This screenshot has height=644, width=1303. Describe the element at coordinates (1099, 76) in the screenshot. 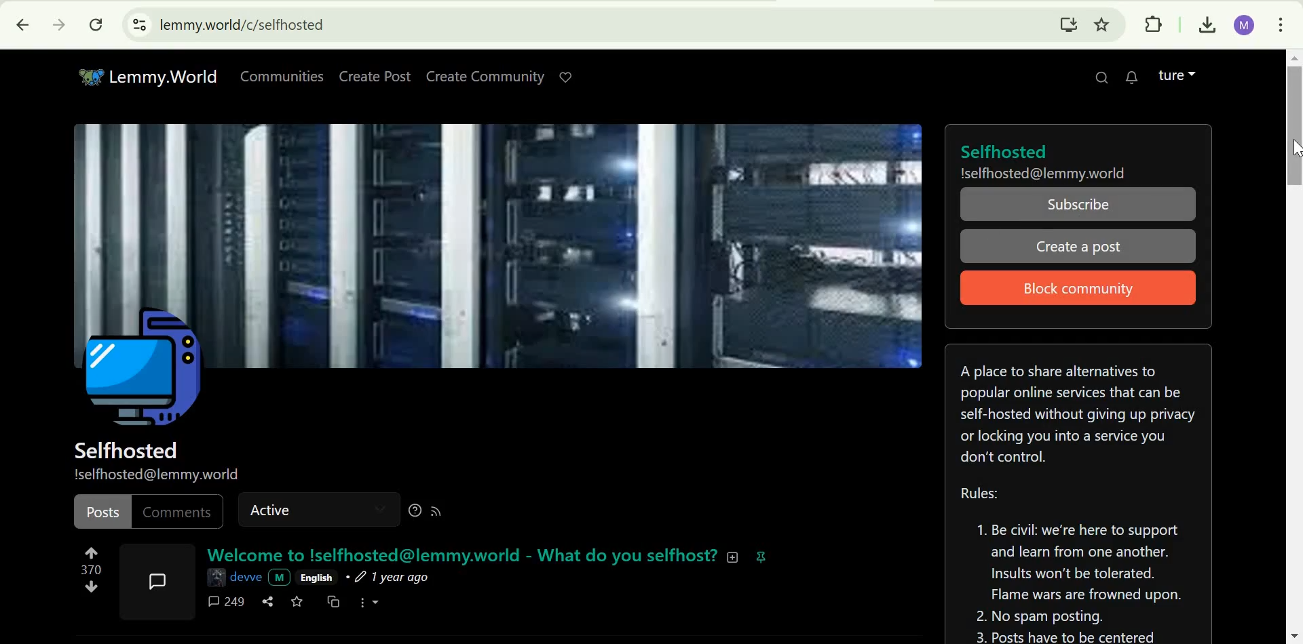

I see `search` at that location.